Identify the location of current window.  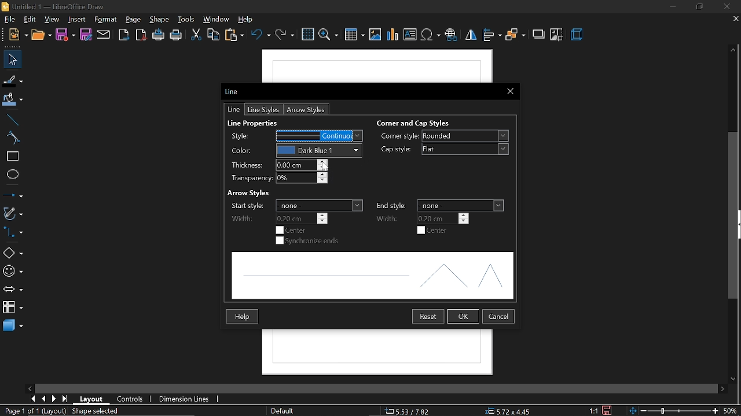
(52, 6).